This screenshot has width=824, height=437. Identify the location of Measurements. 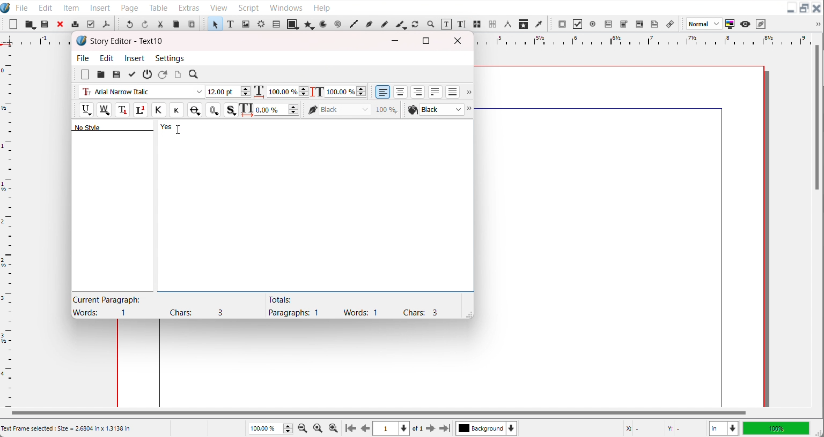
(507, 24).